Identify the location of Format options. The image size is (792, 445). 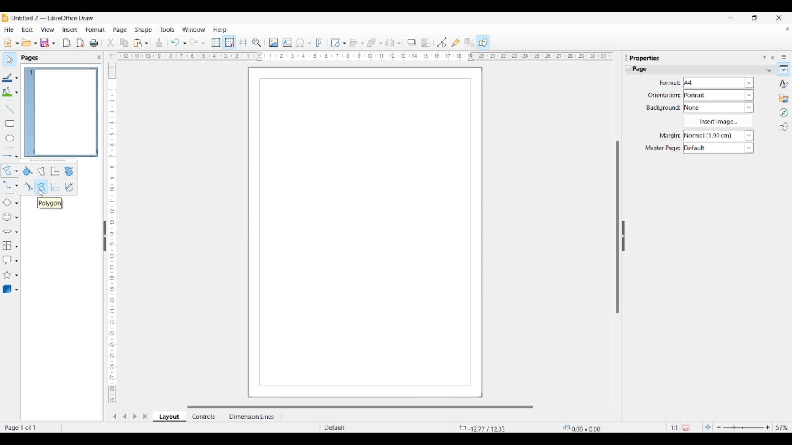
(719, 82).